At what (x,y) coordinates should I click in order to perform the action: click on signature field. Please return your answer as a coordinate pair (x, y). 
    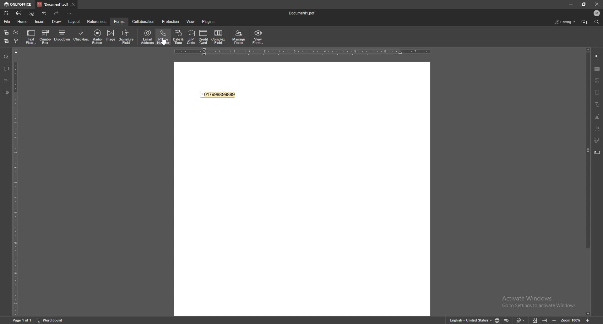
    Looking at the image, I should click on (127, 37).